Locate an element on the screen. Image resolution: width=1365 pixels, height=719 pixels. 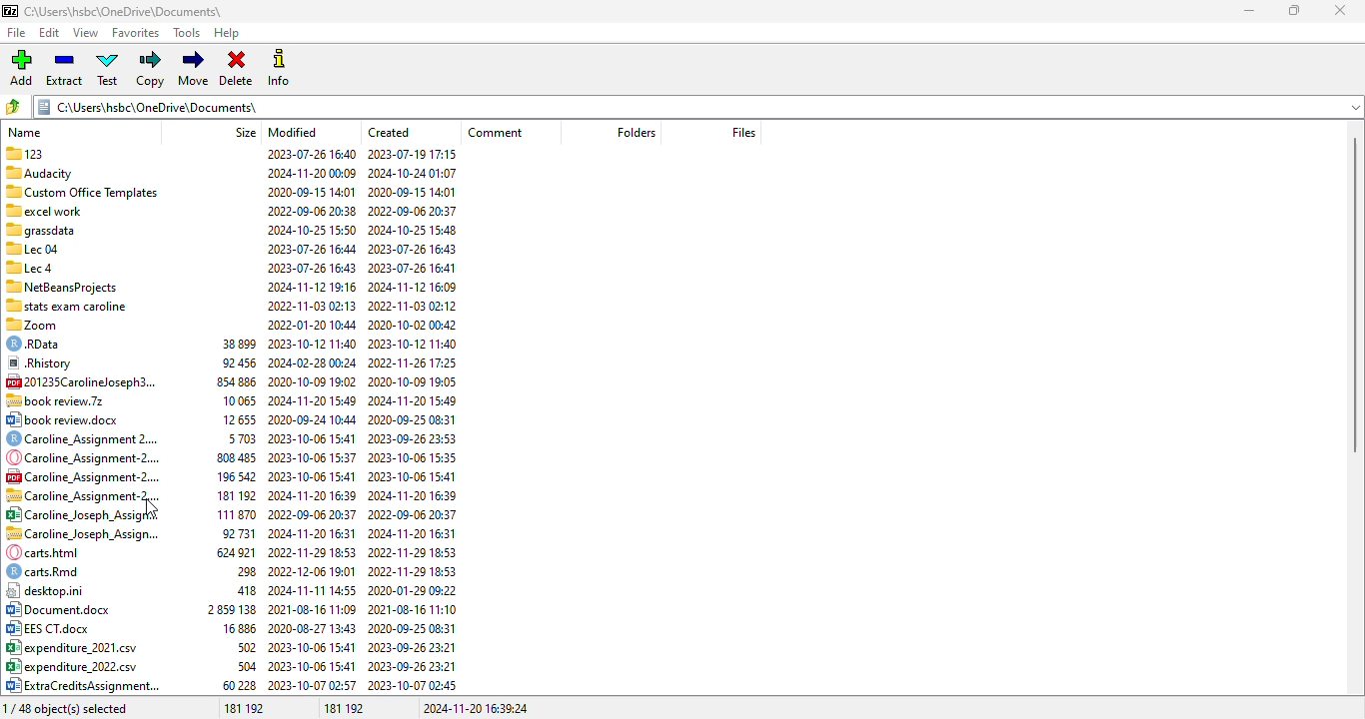
Document.docx: 2859138 2021-08-16 11:09 2021-08-16 11:10 is located at coordinates (232, 610).